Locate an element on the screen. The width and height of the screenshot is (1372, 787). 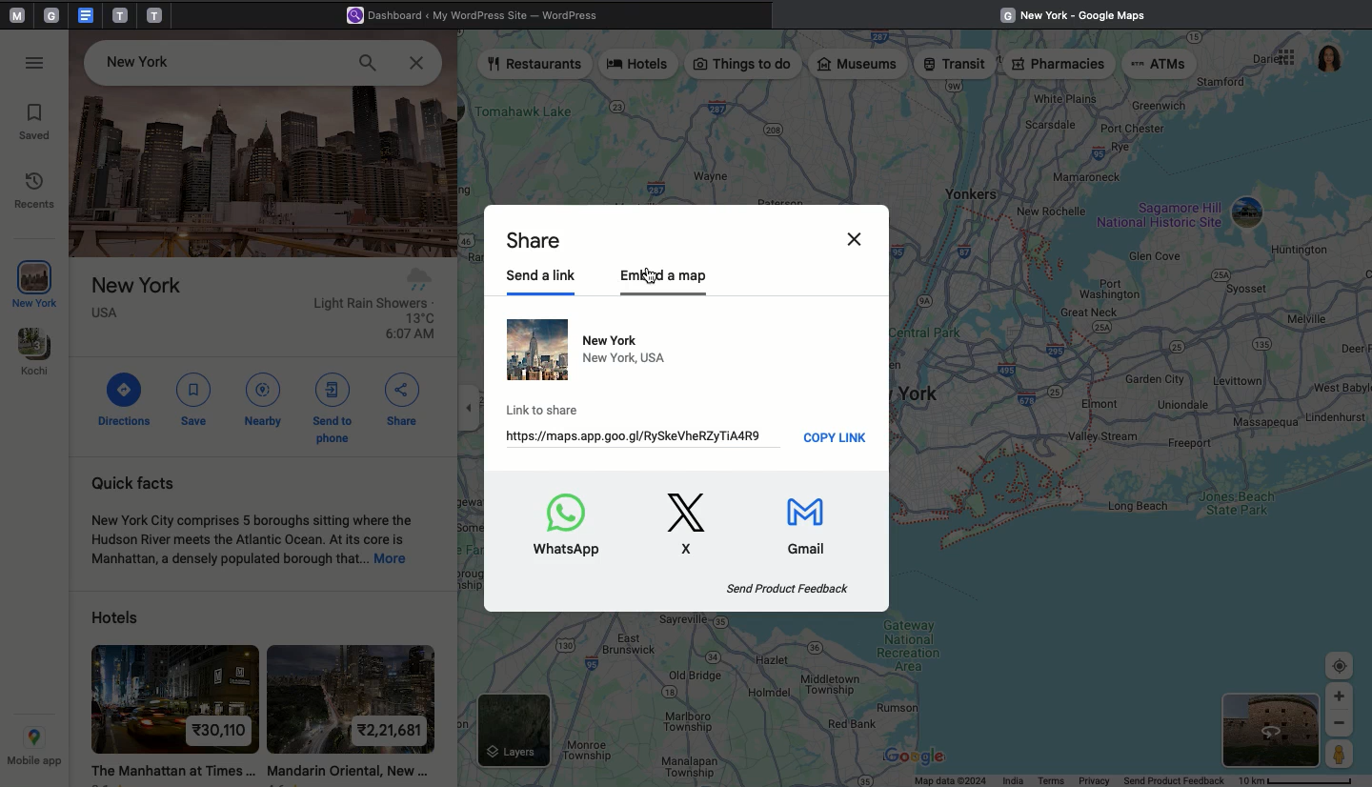
Satelite is located at coordinates (1272, 730).